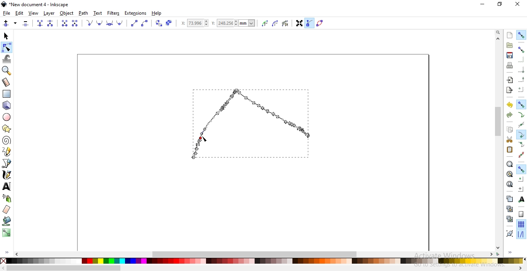 Image resolution: width=527 pixels, height=271 pixels. Describe the element at coordinates (509, 65) in the screenshot. I see `print document` at that location.